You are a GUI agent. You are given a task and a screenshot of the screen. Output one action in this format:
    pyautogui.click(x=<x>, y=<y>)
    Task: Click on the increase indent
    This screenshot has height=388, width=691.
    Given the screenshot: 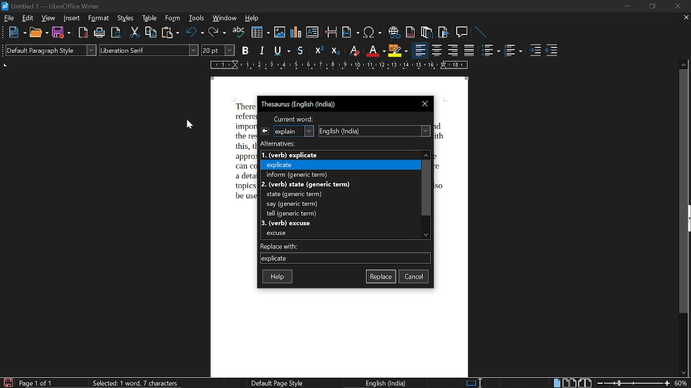 What is the action you would take?
    pyautogui.click(x=537, y=51)
    